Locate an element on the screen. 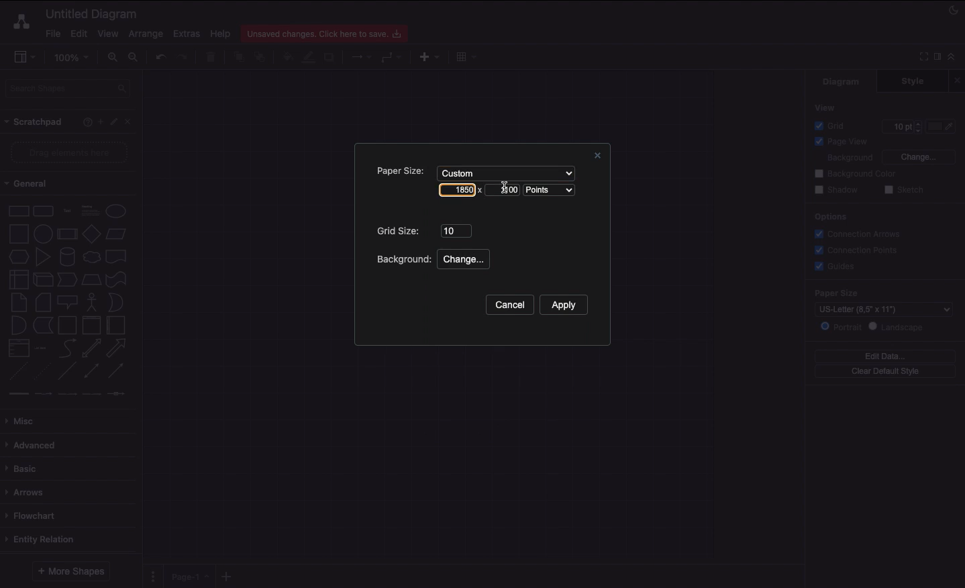 Image resolution: width=965 pixels, height=588 pixels. Line color is located at coordinates (308, 56).